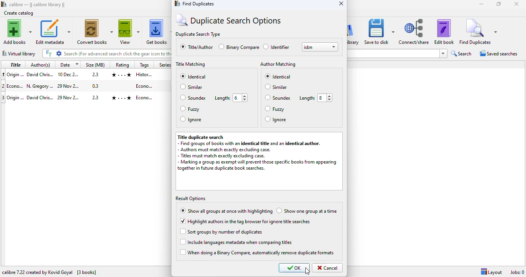 The width and height of the screenshot is (526, 277). I want to click on date, so click(69, 65).